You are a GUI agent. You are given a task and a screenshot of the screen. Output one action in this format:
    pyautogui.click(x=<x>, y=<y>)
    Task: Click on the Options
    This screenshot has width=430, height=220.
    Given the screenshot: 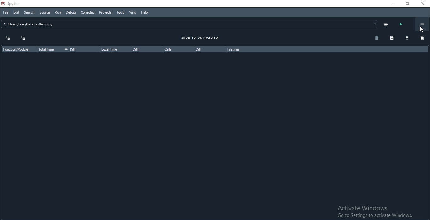 What is the action you would take?
    pyautogui.click(x=422, y=24)
    